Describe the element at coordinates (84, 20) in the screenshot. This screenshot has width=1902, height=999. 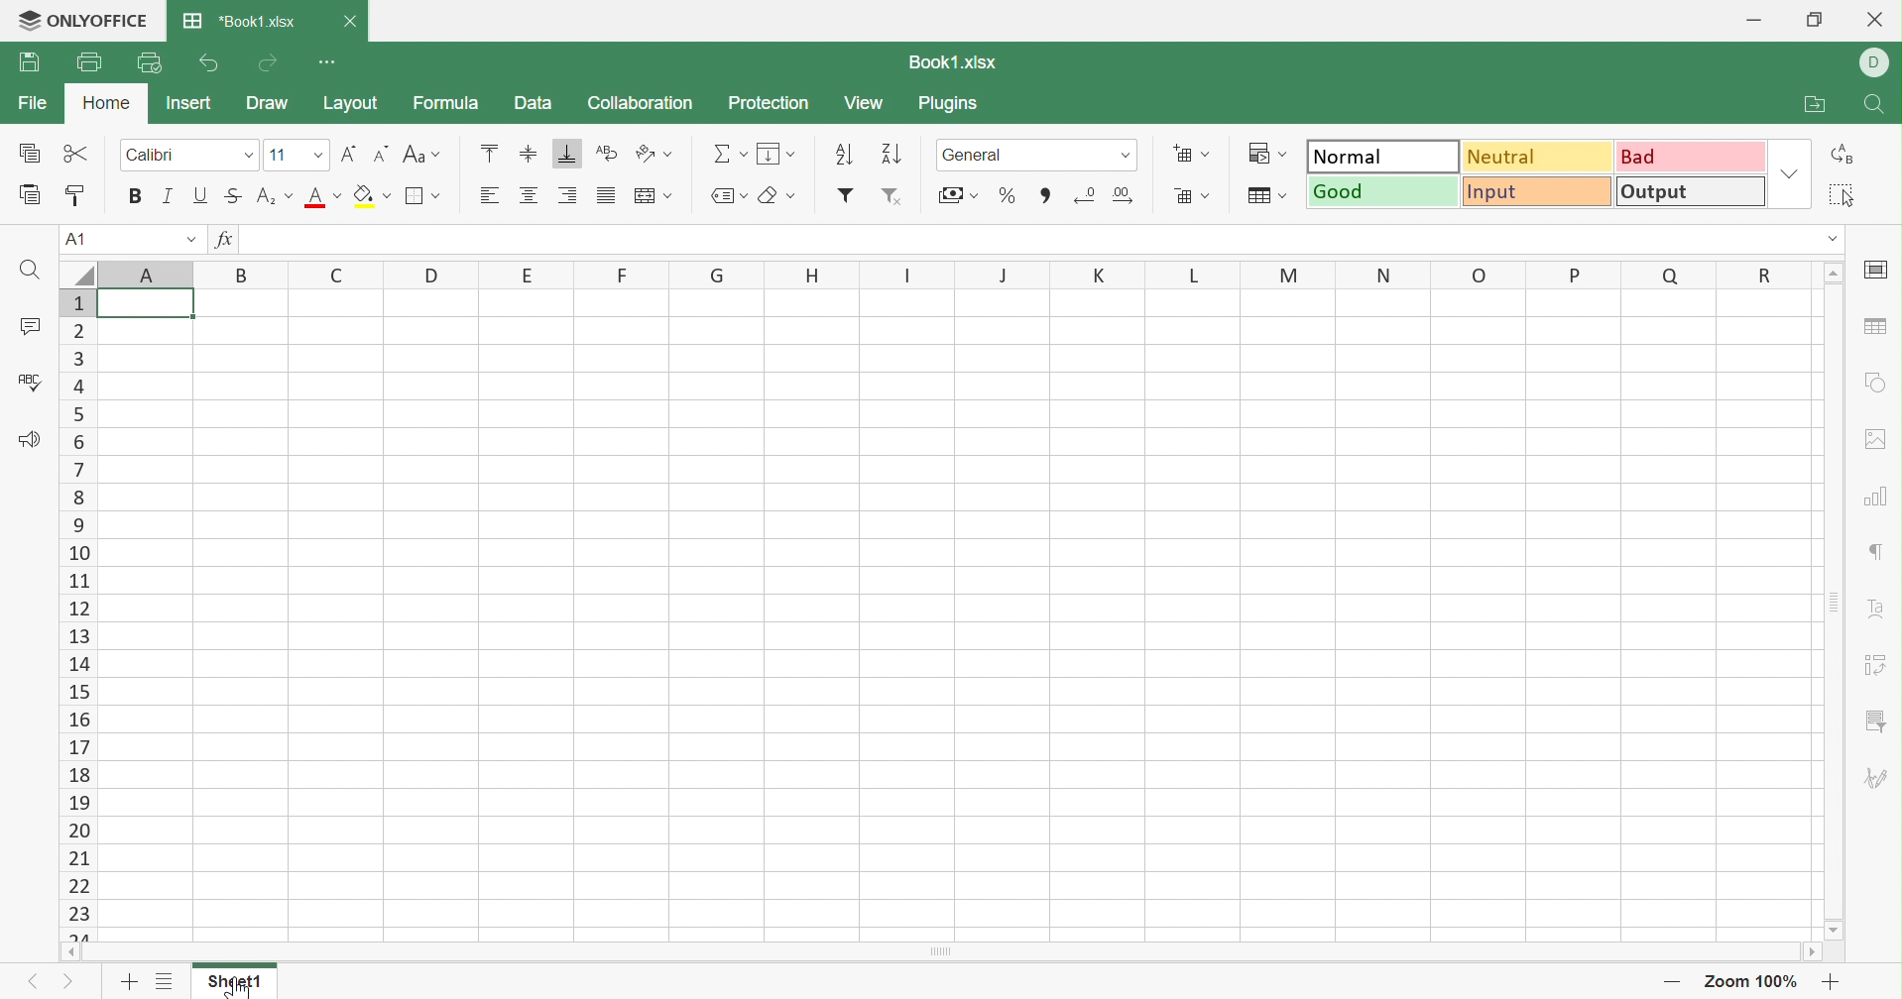
I see `ONLYOFFICE` at that location.